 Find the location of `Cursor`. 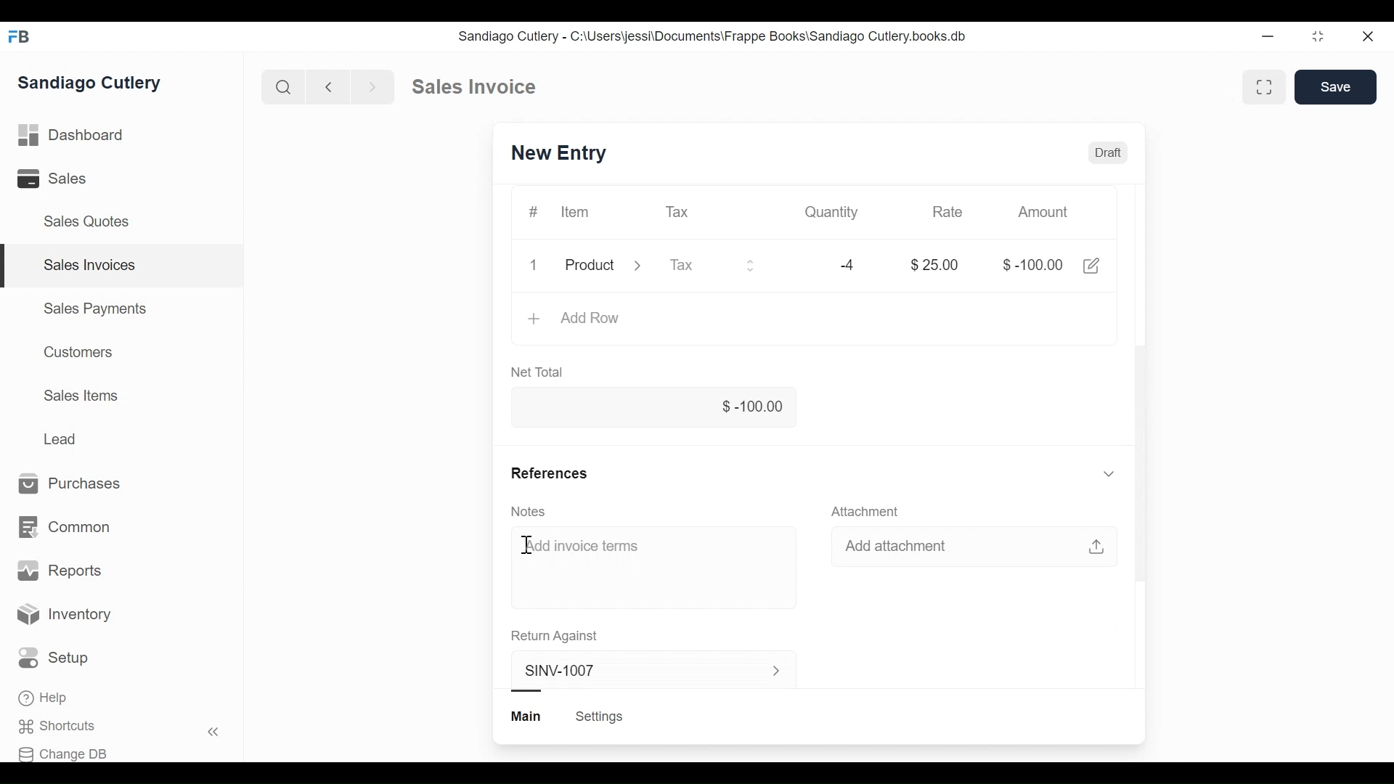

Cursor is located at coordinates (526, 546).